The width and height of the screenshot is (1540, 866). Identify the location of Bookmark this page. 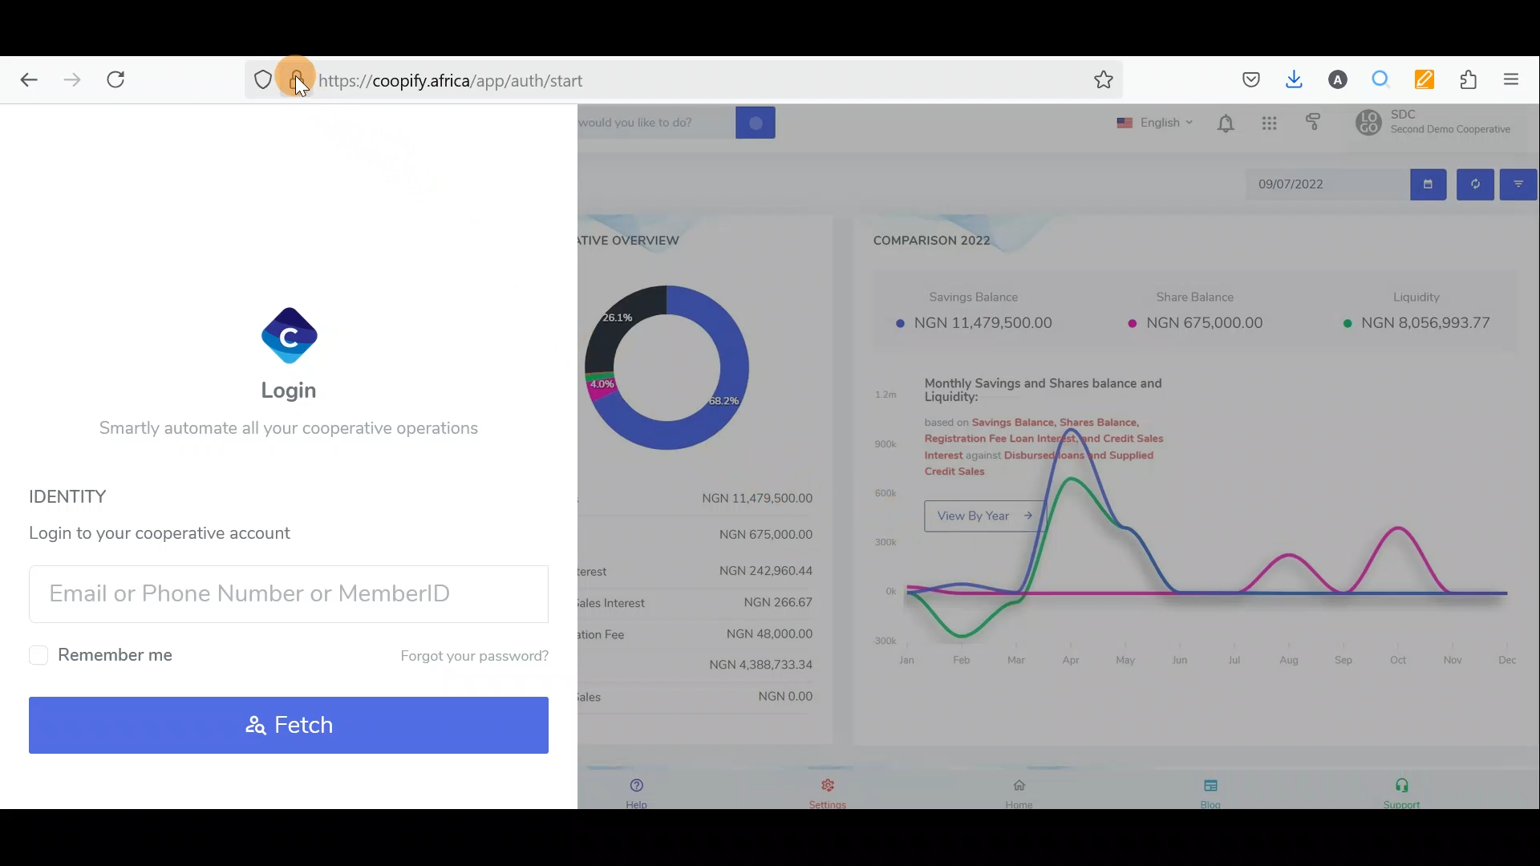
(1100, 83).